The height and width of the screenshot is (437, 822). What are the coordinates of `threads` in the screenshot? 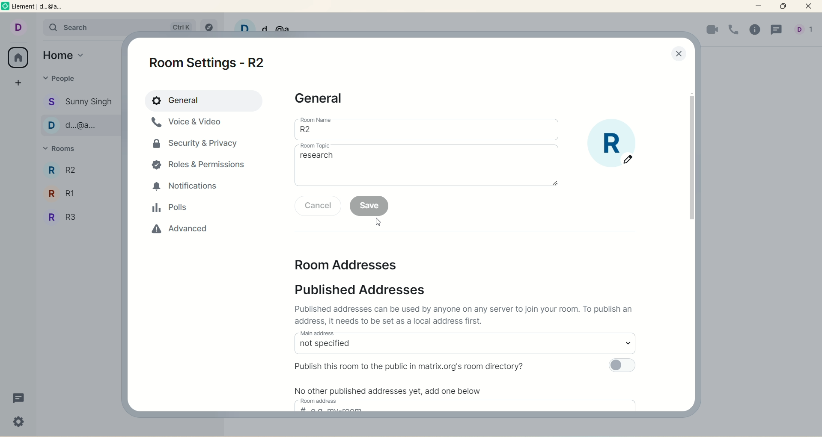 It's located at (19, 399).